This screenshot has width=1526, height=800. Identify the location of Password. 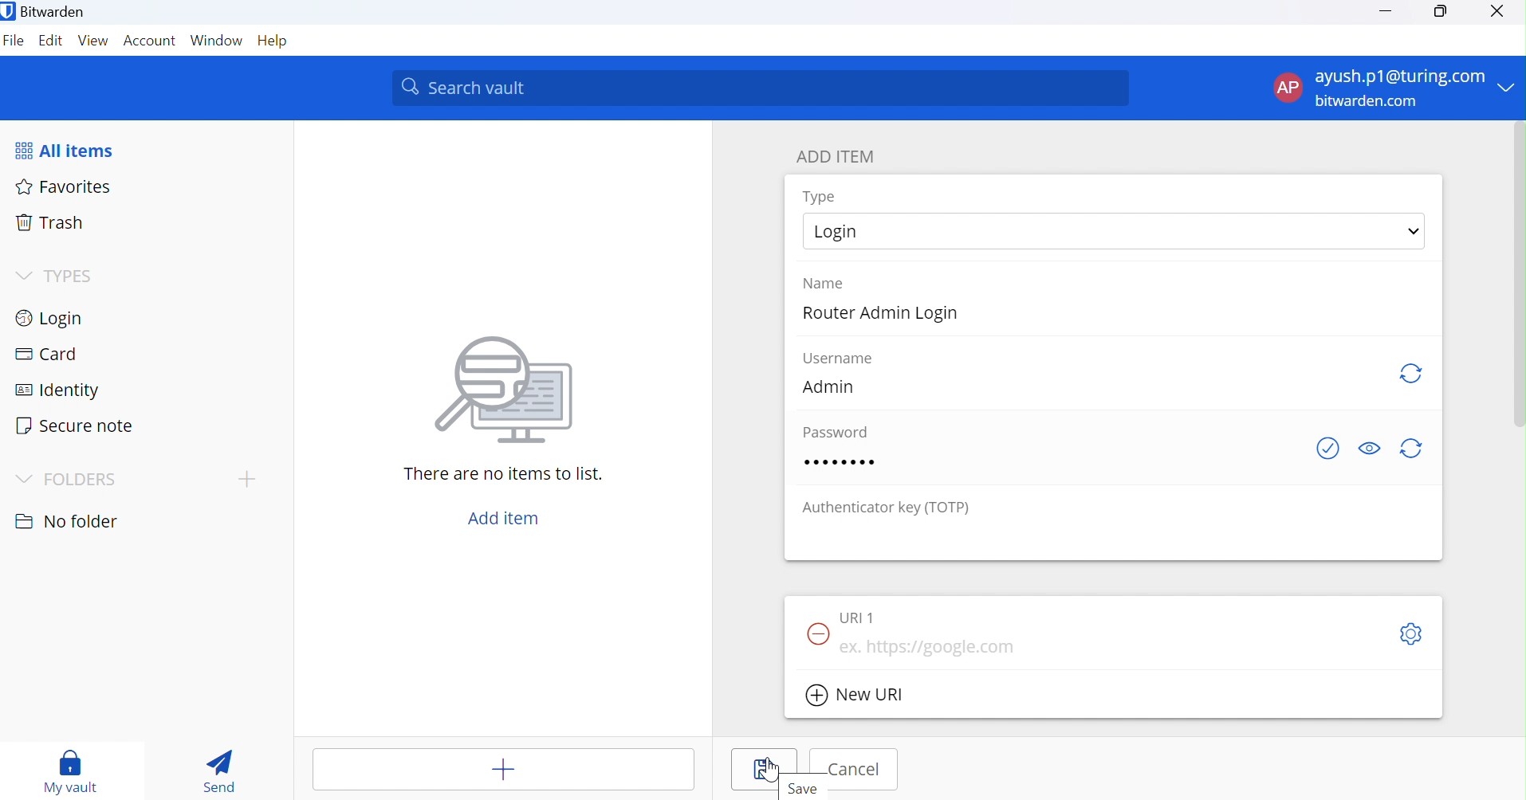
(833, 431).